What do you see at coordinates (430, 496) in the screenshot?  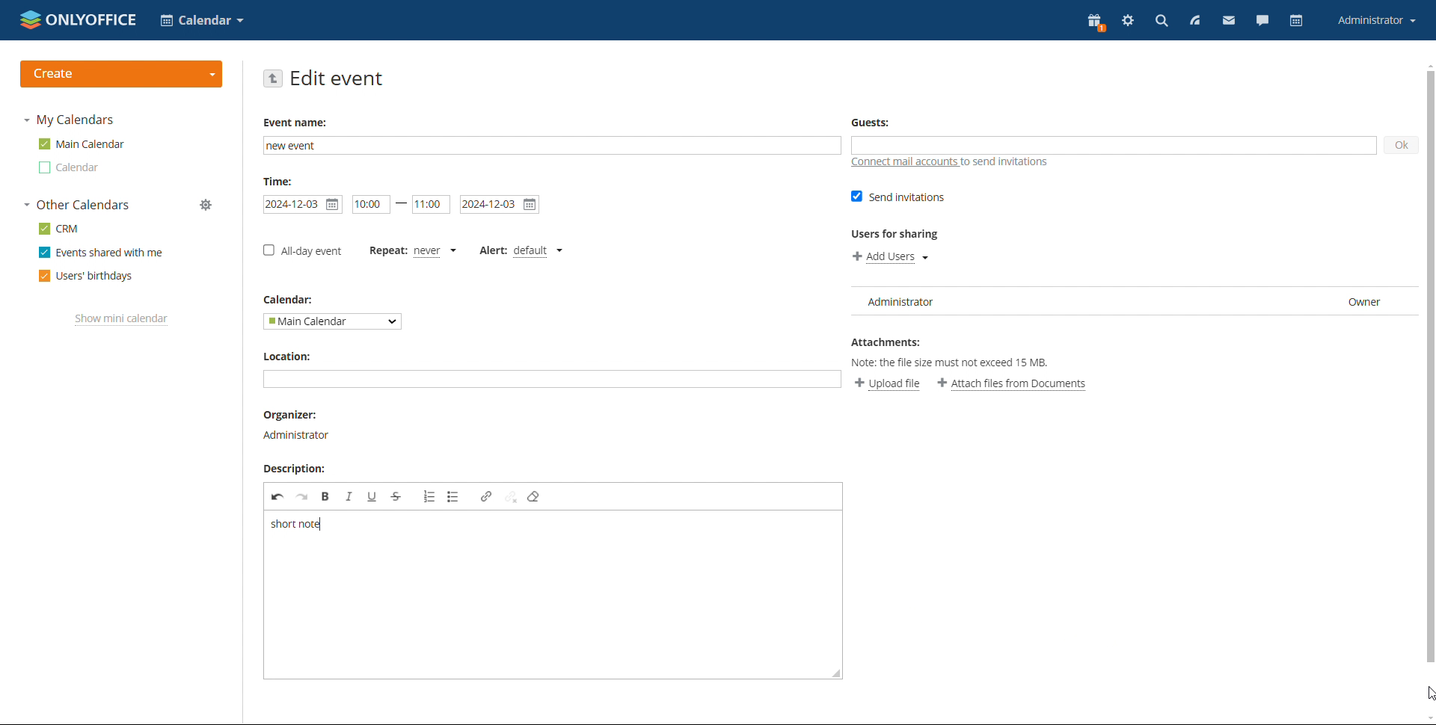 I see `insert/remove bulleted list` at bounding box center [430, 496].